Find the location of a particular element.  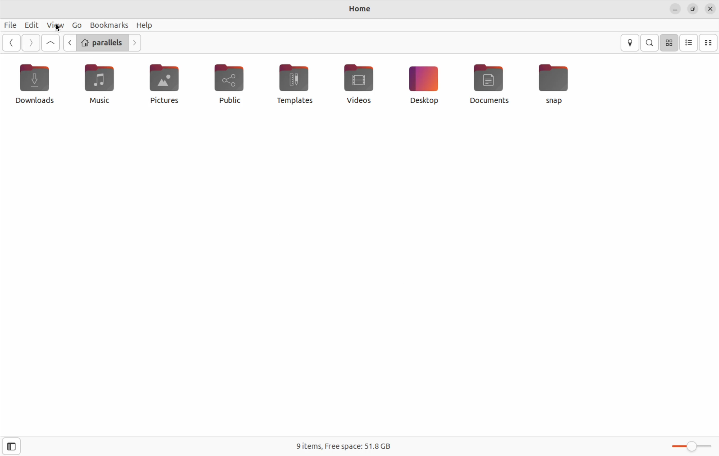

file is located at coordinates (9, 24).